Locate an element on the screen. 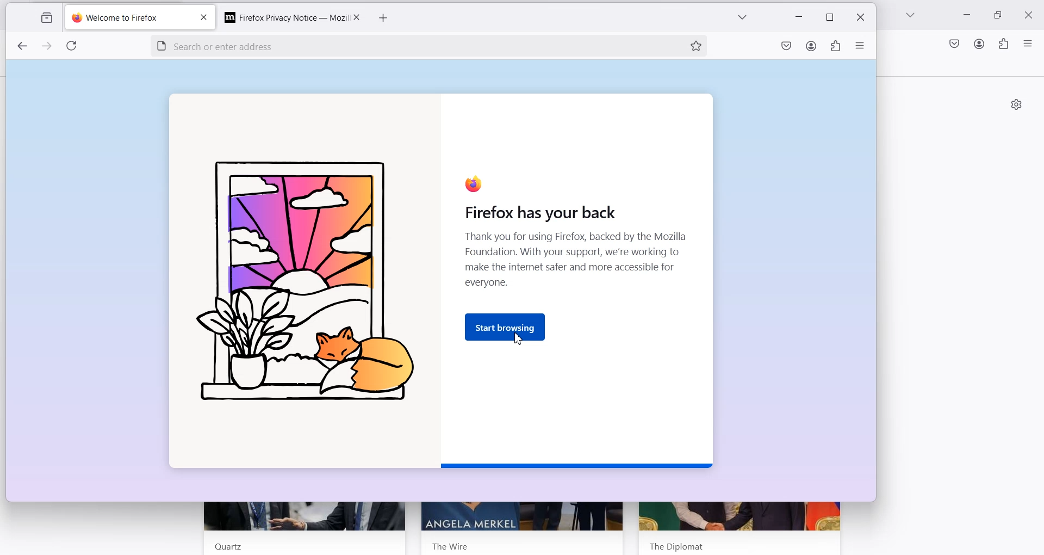  refresh page is located at coordinates (74, 47).